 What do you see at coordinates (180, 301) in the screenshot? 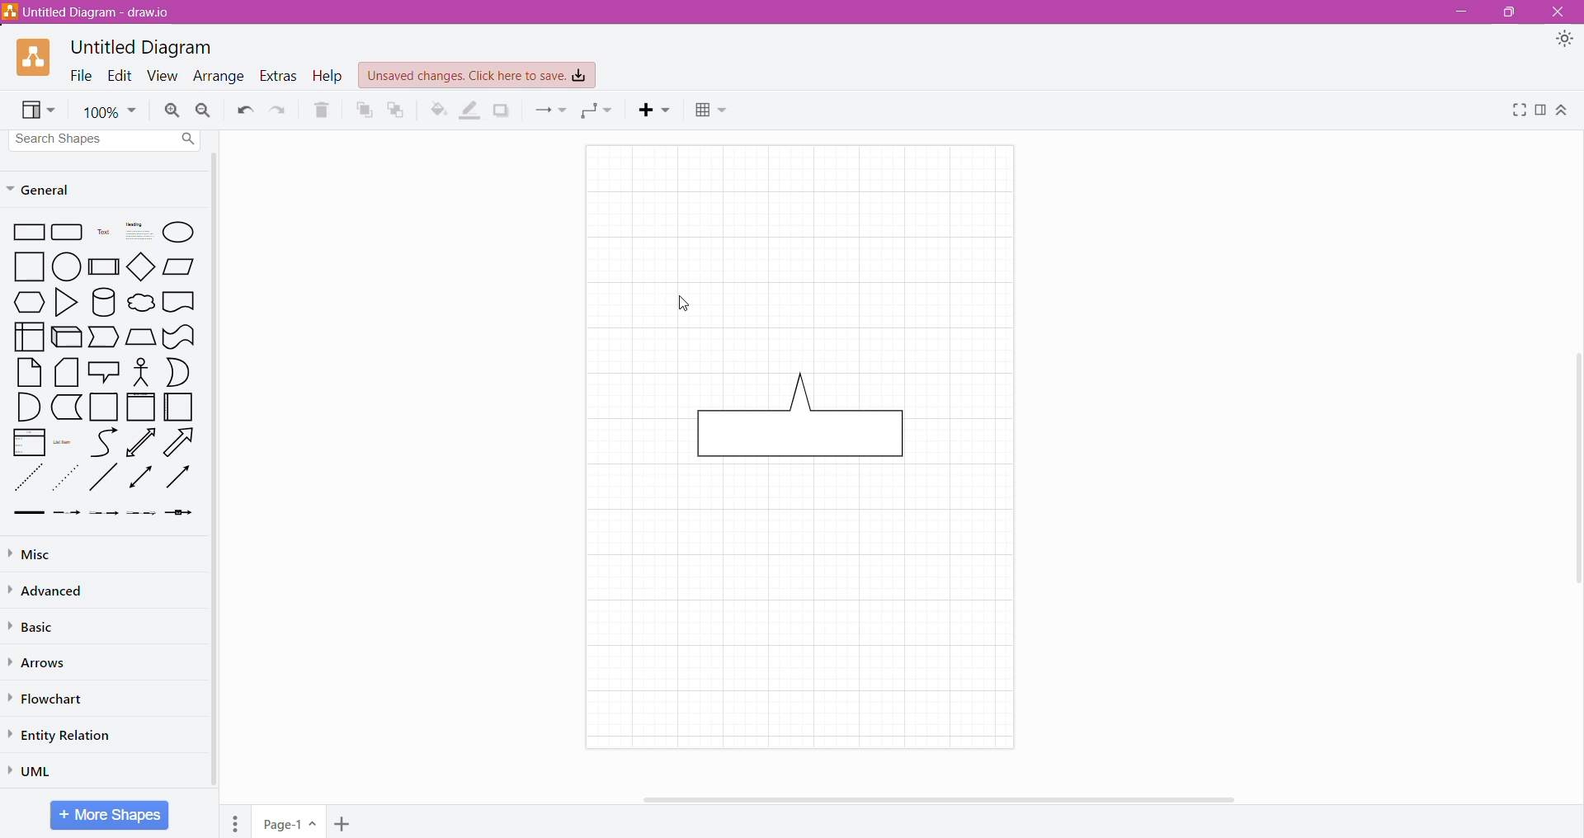
I see `document` at bounding box center [180, 301].